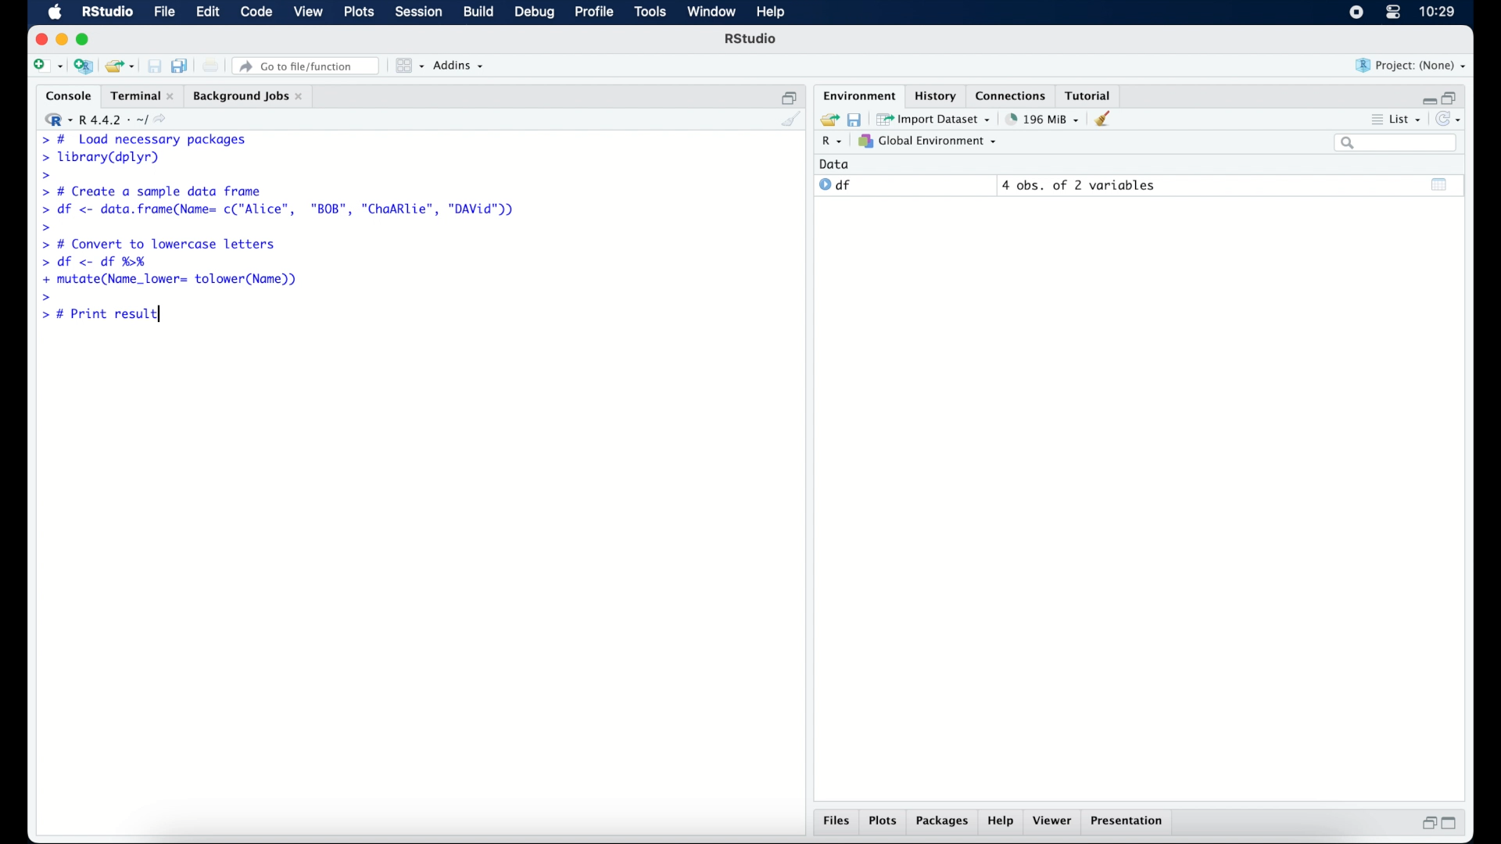 The height and width of the screenshot is (844, 1501). What do you see at coordinates (1091, 95) in the screenshot?
I see `tutorial` at bounding box center [1091, 95].